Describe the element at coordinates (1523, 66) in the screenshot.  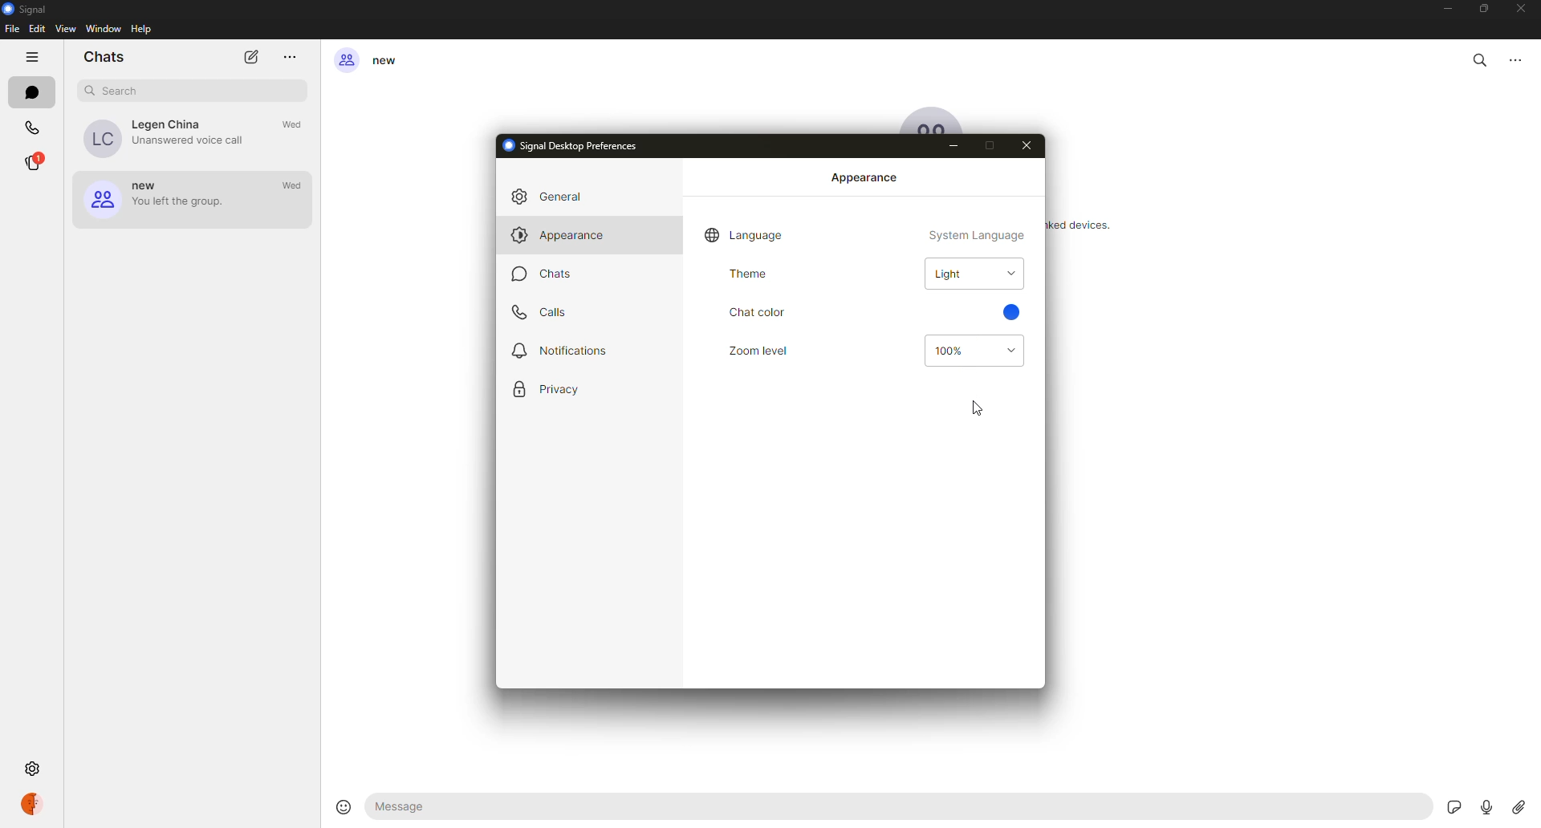
I see `options` at that location.